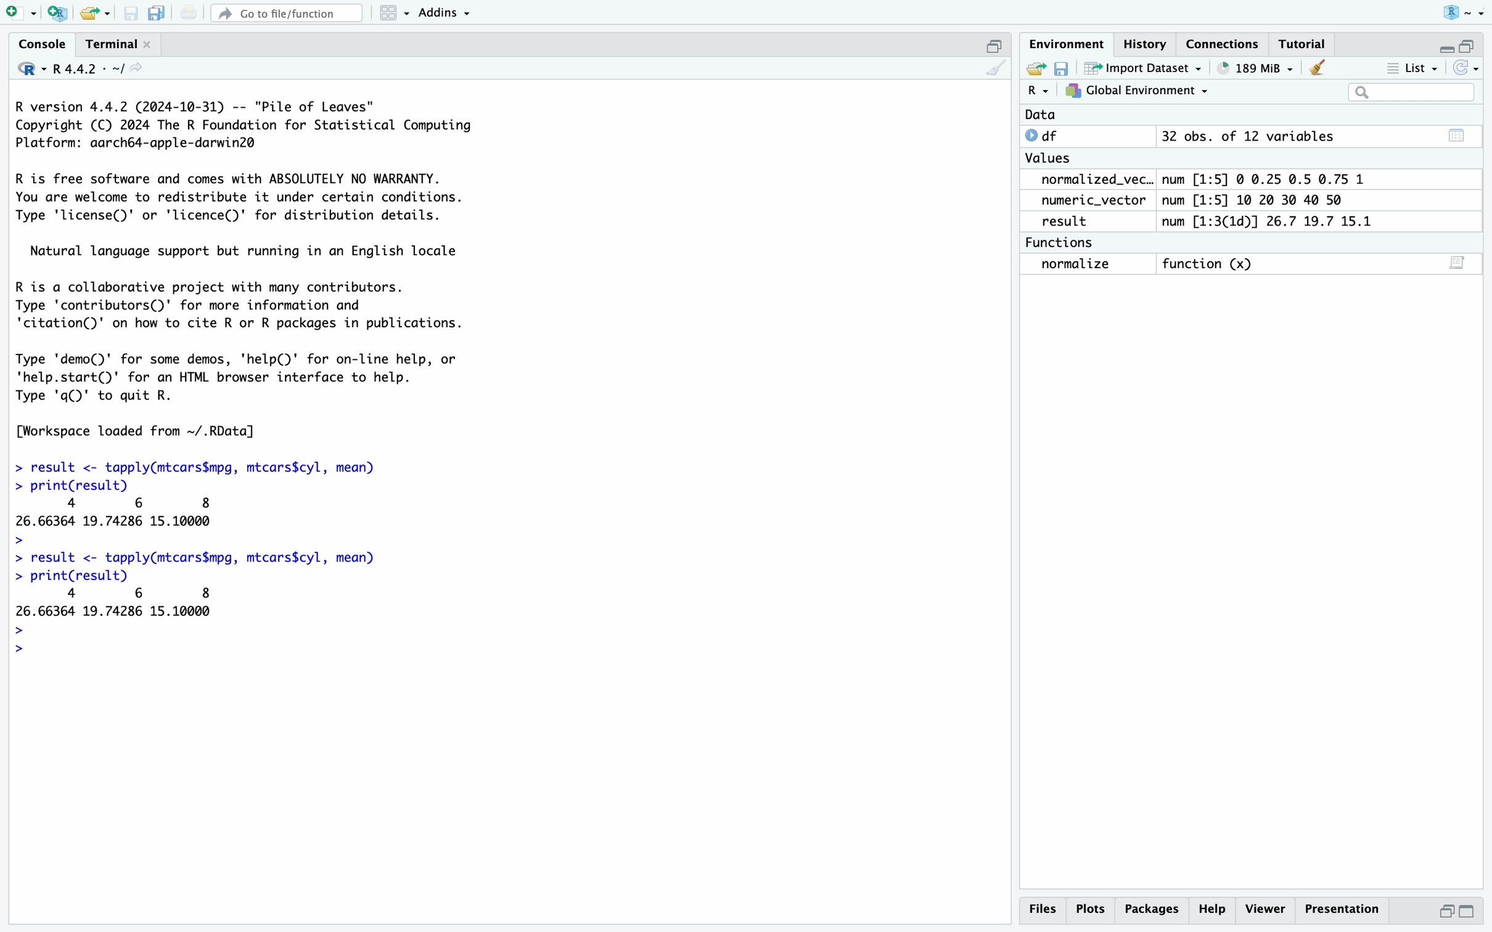 The width and height of the screenshot is (1492, 932). Describe the element at coordinates (1470, 913) in the screenshot. I see `Full Height` at that location.